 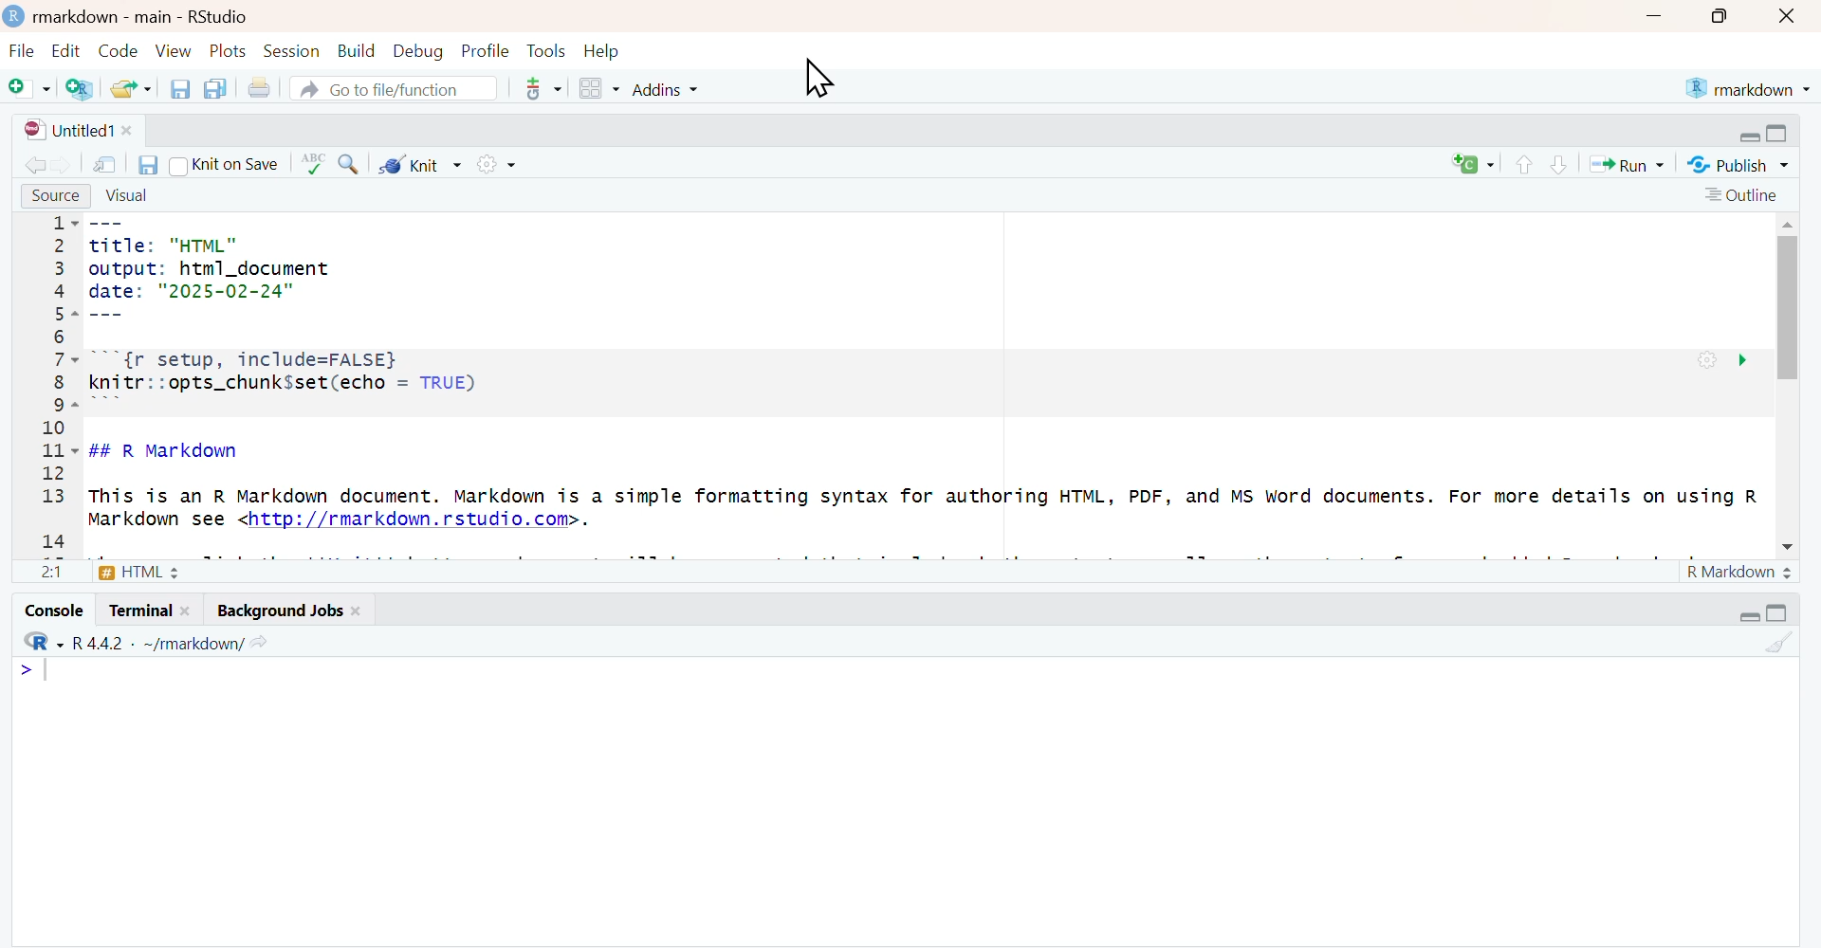 What do you see at coordinates (146, 164) in the screenshot?
I see `save current document` at bounding box center [146, 164].